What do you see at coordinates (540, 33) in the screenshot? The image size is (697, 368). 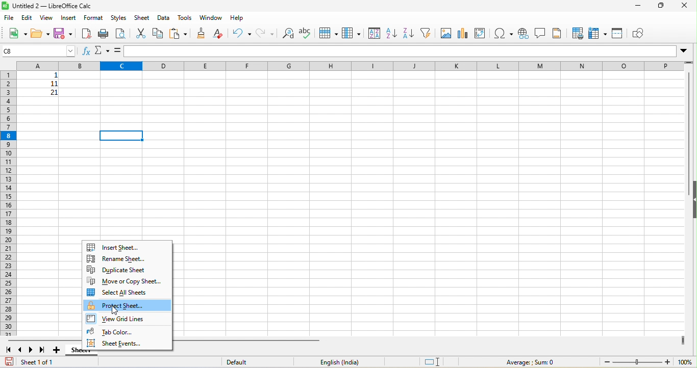 I see `comments` at bounding box center [540, 33].